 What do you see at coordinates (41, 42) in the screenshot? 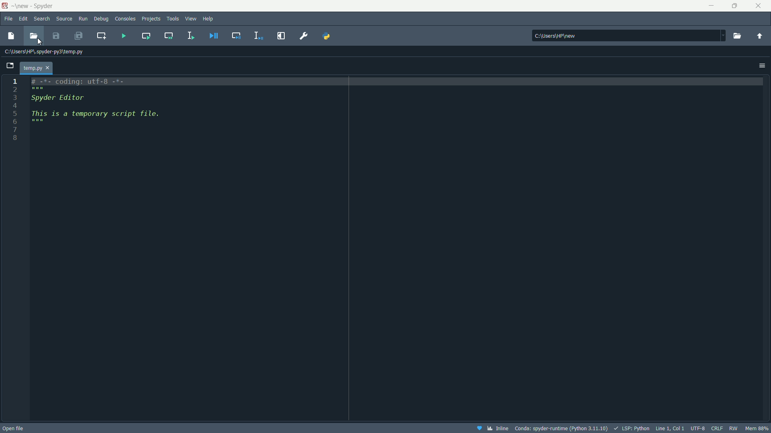
I see `Cursor` at bounding box center [41, 42].